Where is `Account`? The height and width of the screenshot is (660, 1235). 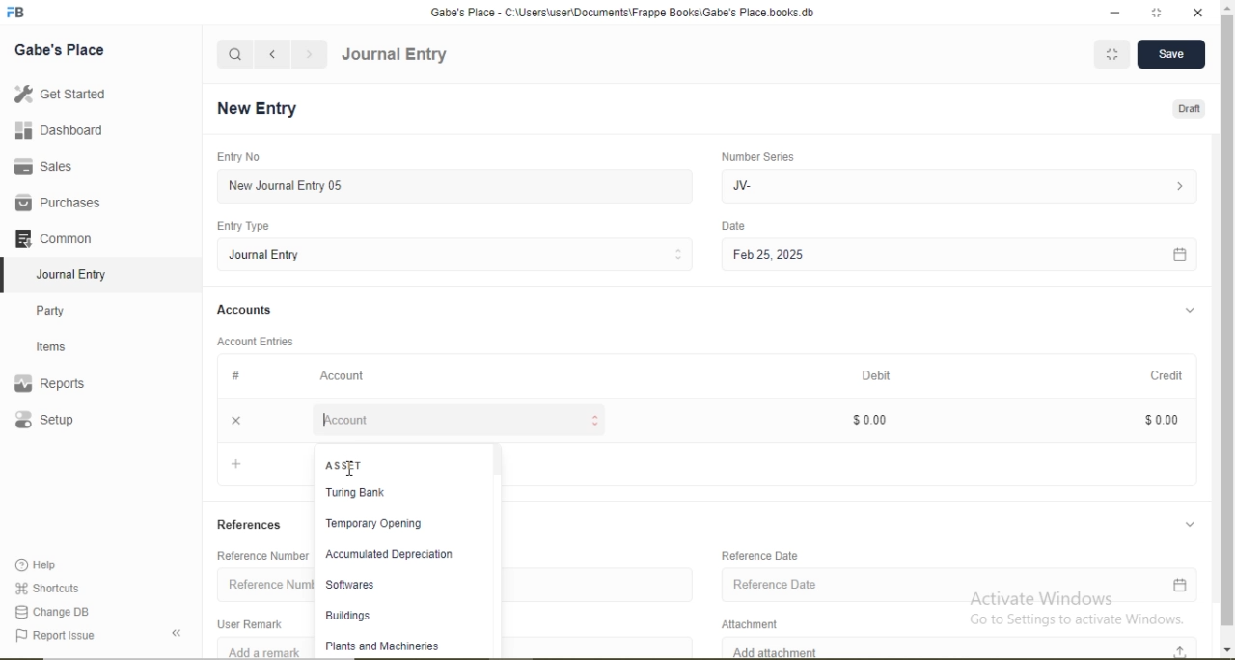 Account is located at coordinates (344, 375).